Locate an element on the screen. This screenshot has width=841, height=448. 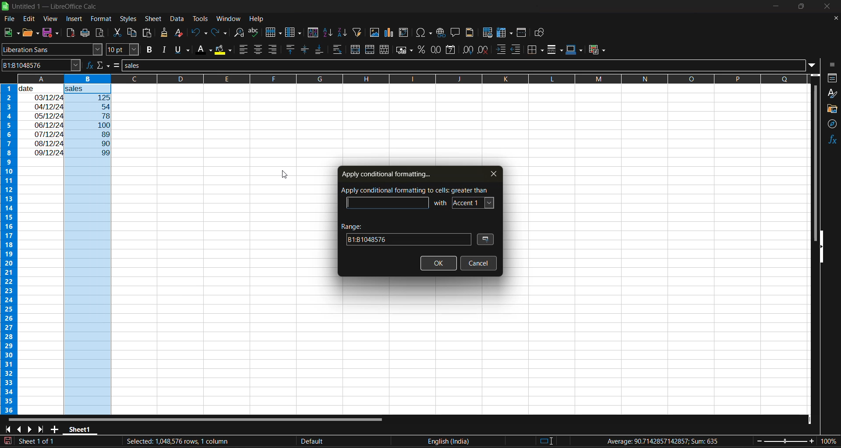
print is located at coordinates (84, 33).